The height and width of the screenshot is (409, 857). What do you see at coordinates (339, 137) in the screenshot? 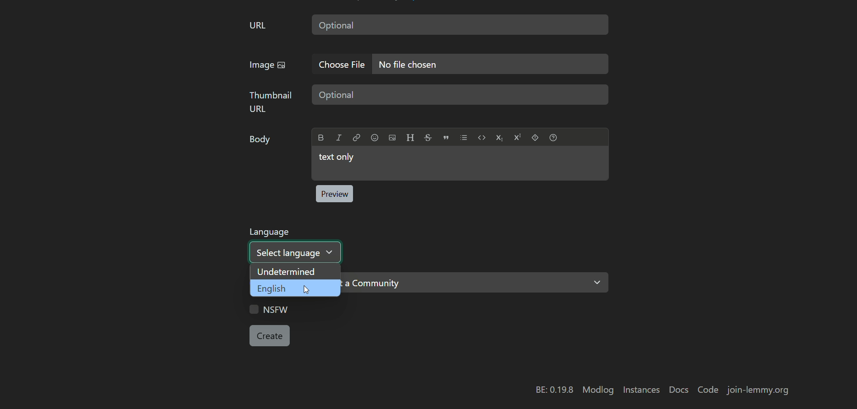
I see `Italic` at bounding box center [339, 137].